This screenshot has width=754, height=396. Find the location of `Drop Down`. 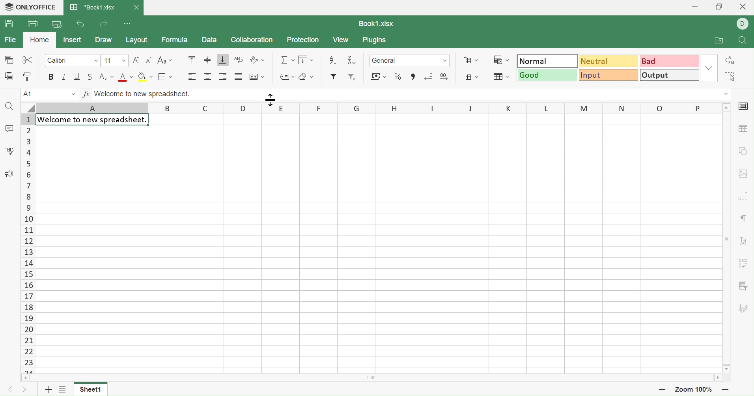

Drop Down is located at coordinates (725, 94).